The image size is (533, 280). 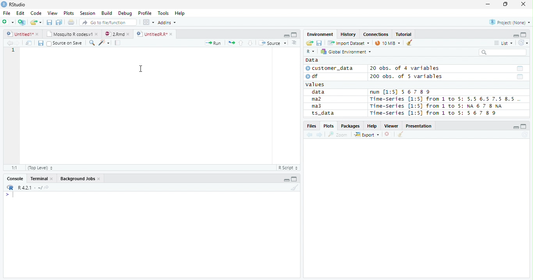 I want to click on Source, so click(x=272, y=43).